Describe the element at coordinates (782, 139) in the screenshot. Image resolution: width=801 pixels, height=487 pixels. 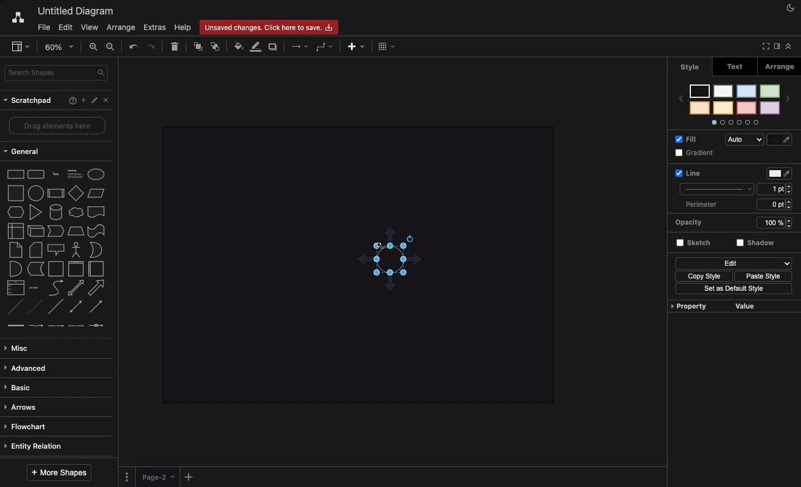
I see `Fill` at that location.